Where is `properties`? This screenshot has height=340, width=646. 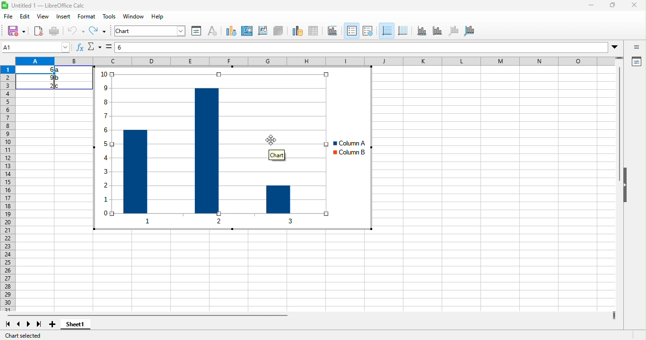
properties is located at coordinates (637, 62).